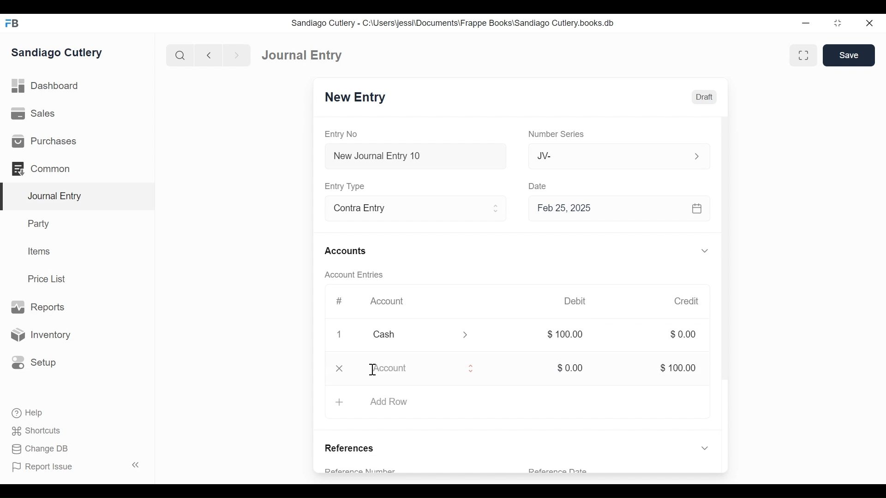 The height and width of the screenshot is (498, 886). Describe the element at coordinates (688, 302) in the screenshot. I see `Credit` at that location.